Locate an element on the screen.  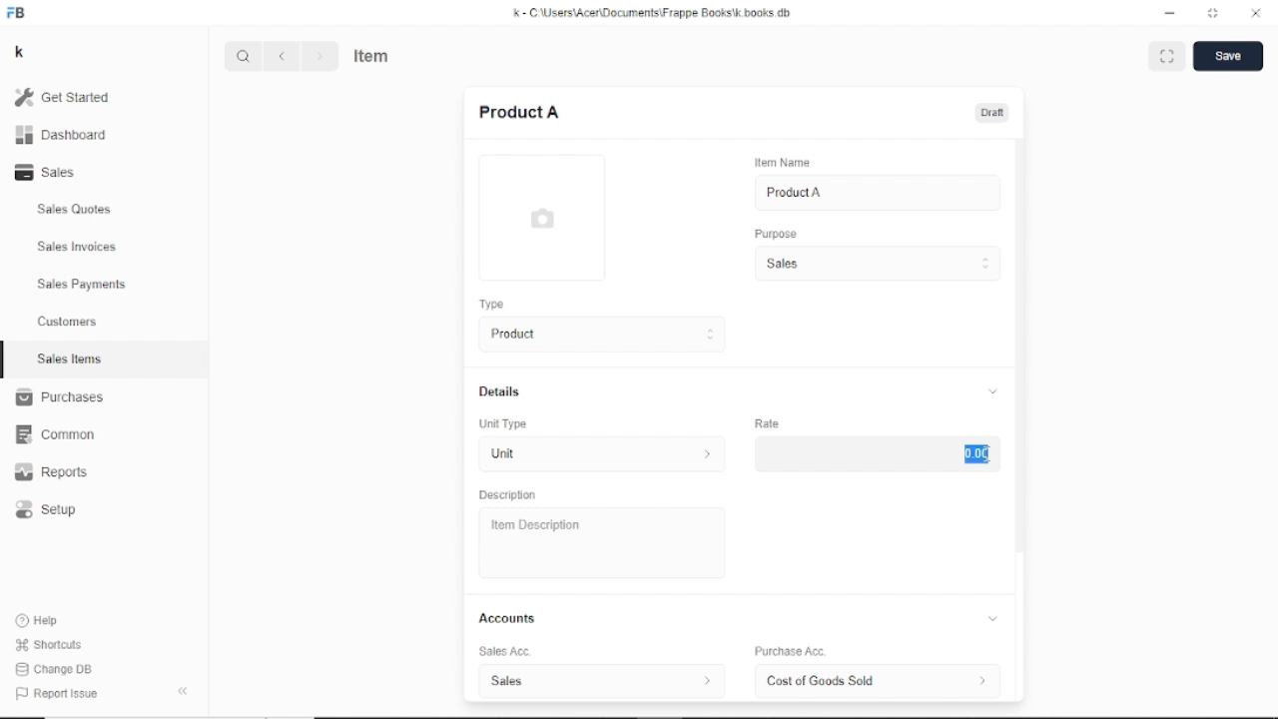
New Entry is located at coordinates (519, 112).